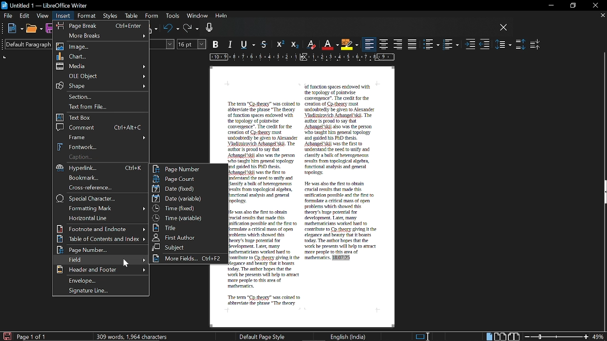  I want to click on Underline, so click(249, 45).